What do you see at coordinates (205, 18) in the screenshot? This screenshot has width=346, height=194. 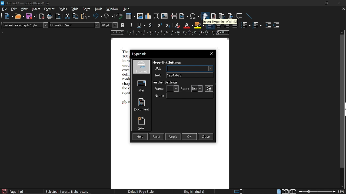 I see `cursor` at bounding box center [205, 18].